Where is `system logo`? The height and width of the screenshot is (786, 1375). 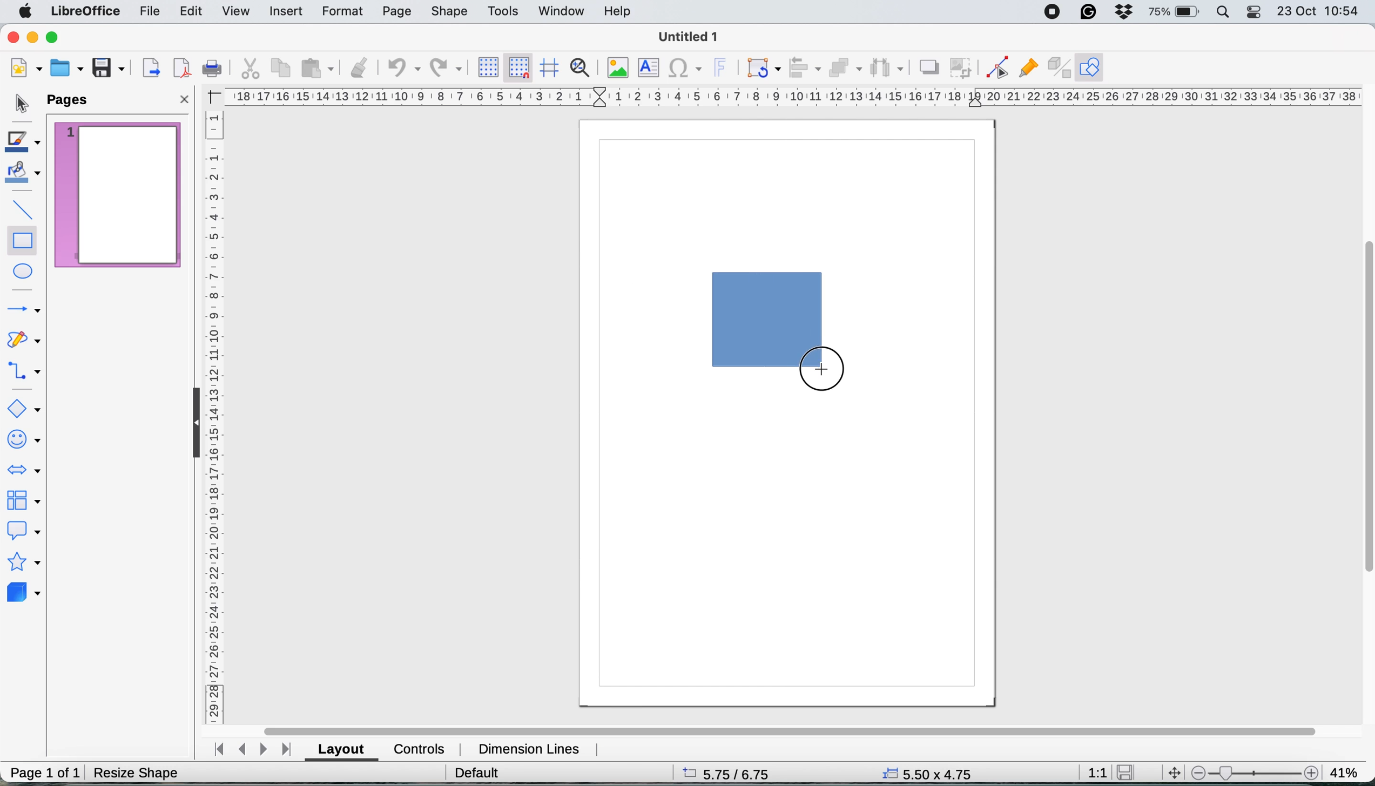 system logo is located at coordinates (23, 14).